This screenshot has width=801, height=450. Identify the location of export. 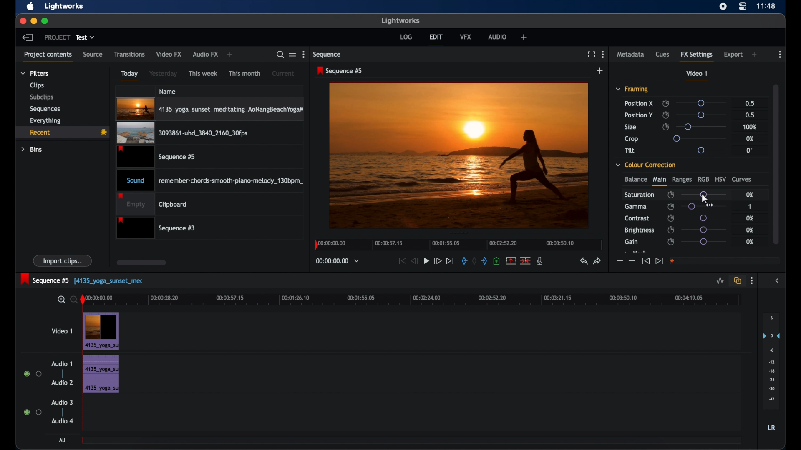
(733, 55).